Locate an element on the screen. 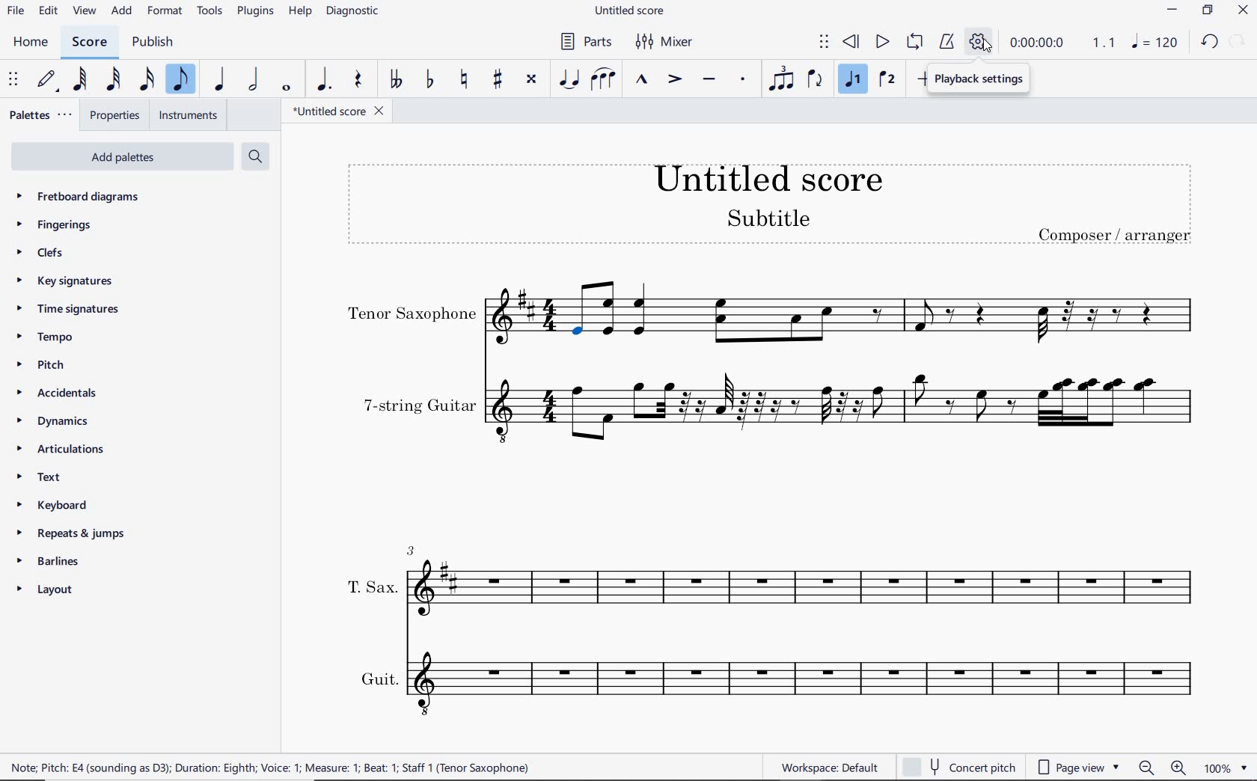  KEY SIGNATURES is located at coordinates (65, 281).